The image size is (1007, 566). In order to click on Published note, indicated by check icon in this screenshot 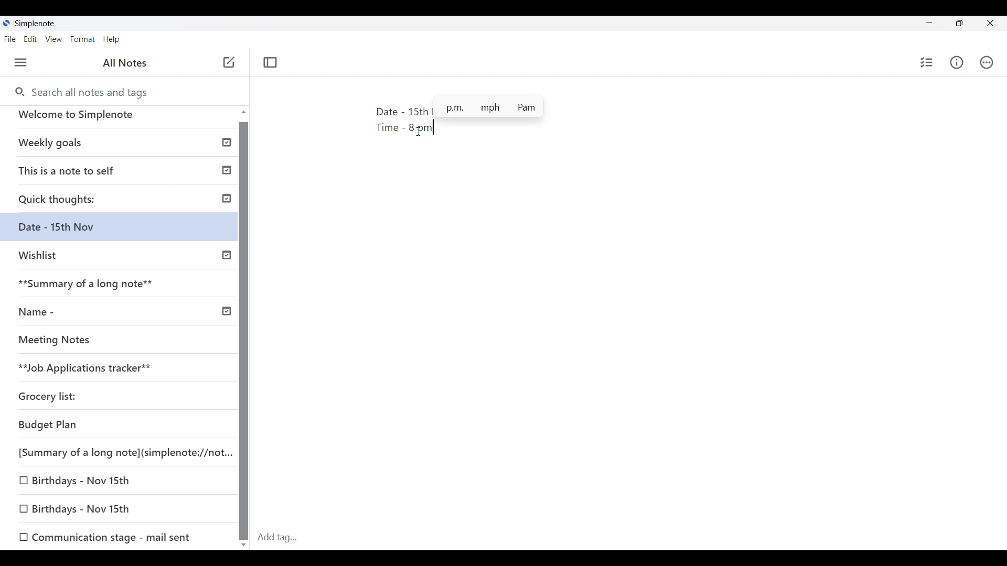, I will do `click(123, 288)`.